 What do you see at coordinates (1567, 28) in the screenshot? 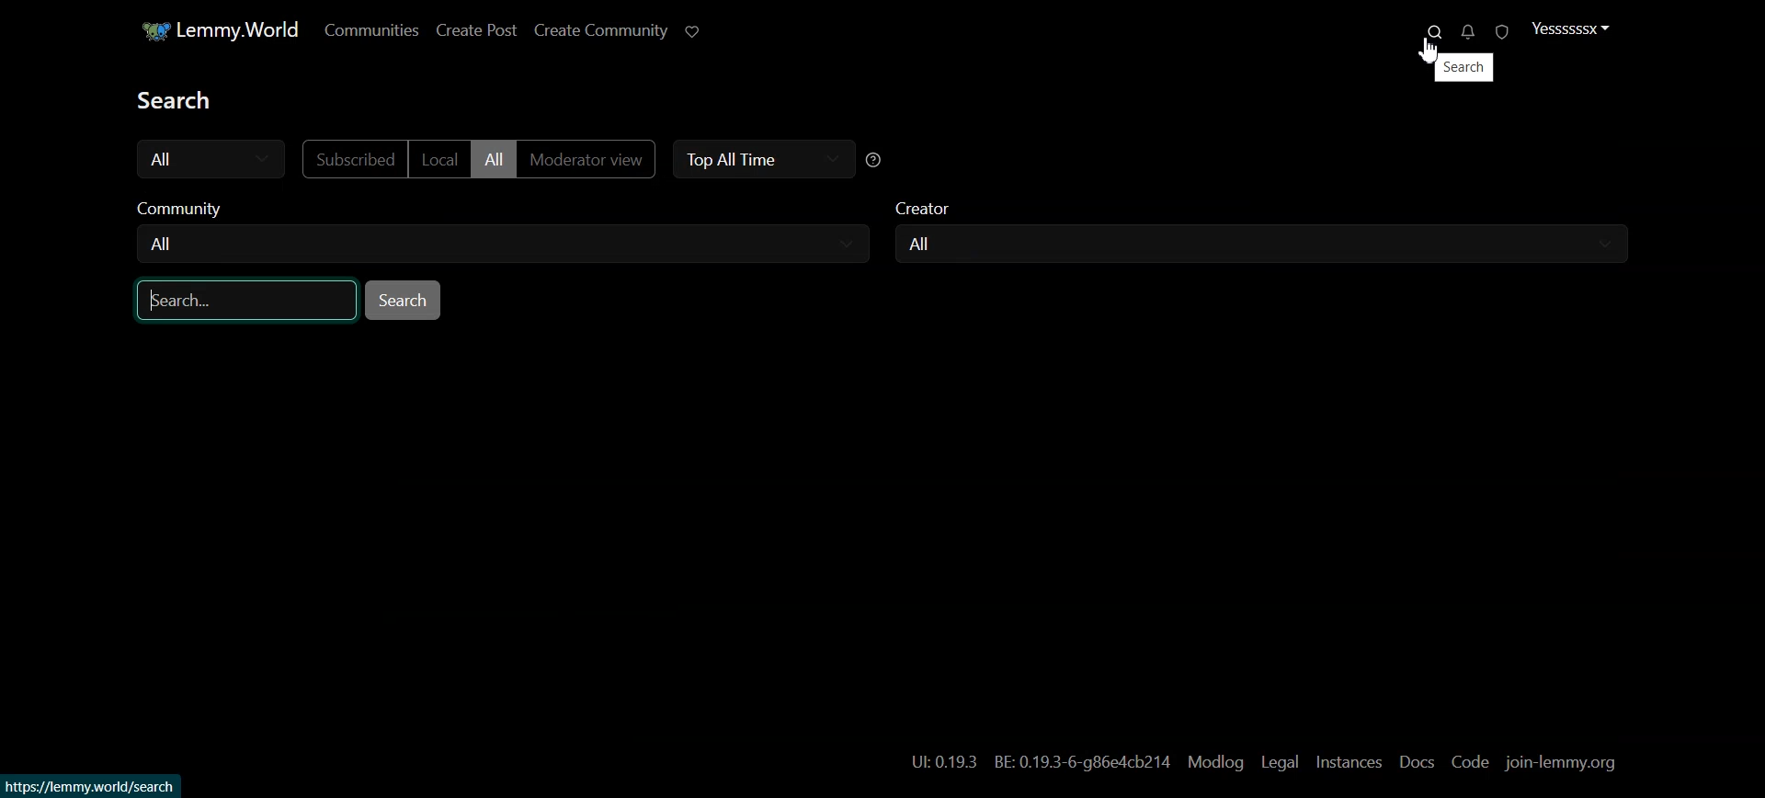
I see `Profile` at bounding box center [1567, 28].